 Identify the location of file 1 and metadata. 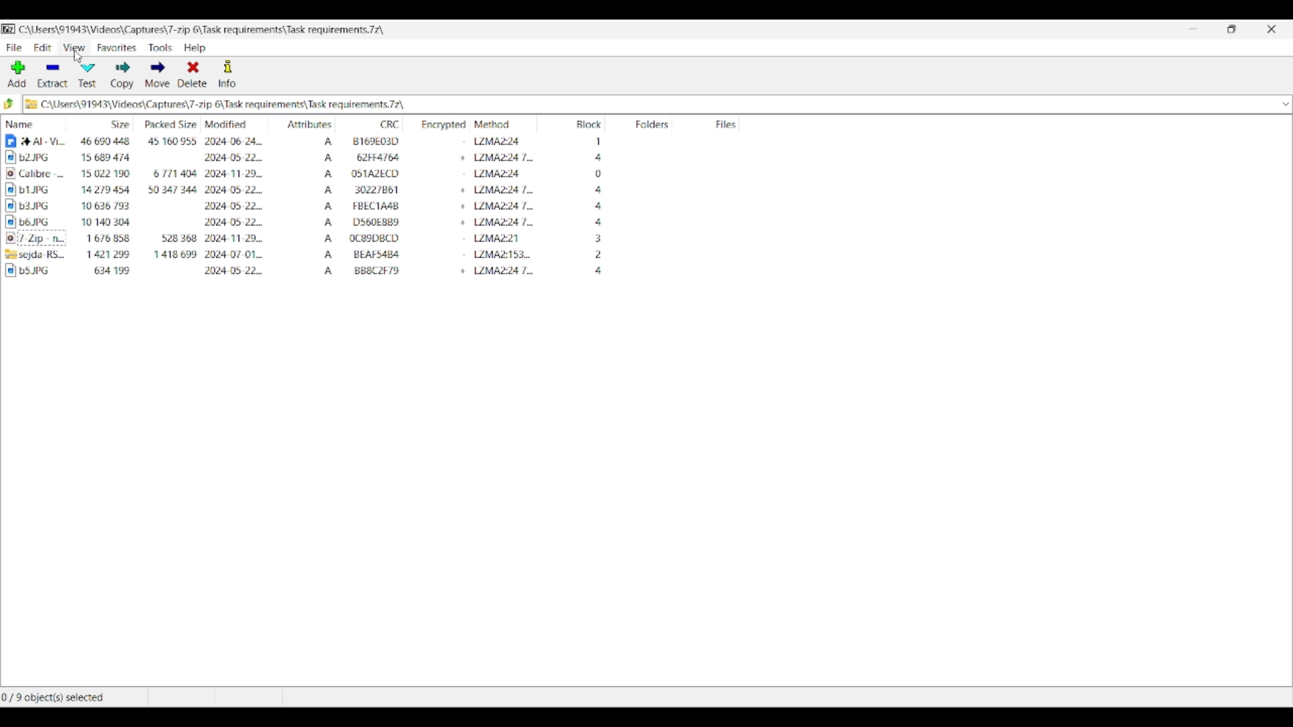
(371, 140).